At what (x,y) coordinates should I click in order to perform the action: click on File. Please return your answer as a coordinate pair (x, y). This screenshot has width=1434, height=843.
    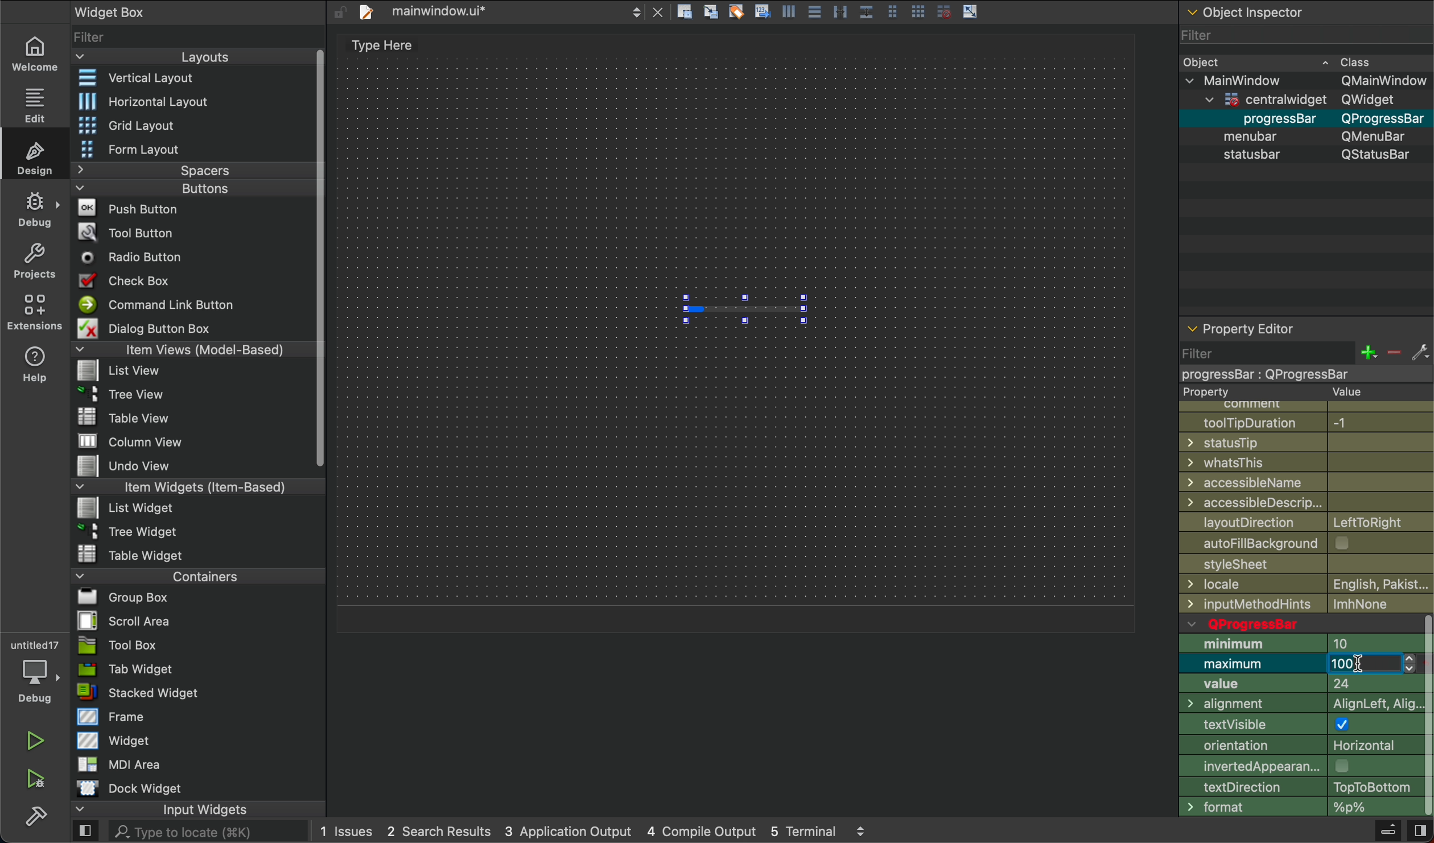
    Looking at the image, I should click on (122, 392).